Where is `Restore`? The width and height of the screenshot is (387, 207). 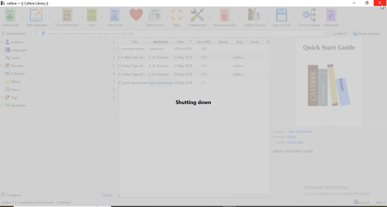 Restore is located at coordinates (367, 3).